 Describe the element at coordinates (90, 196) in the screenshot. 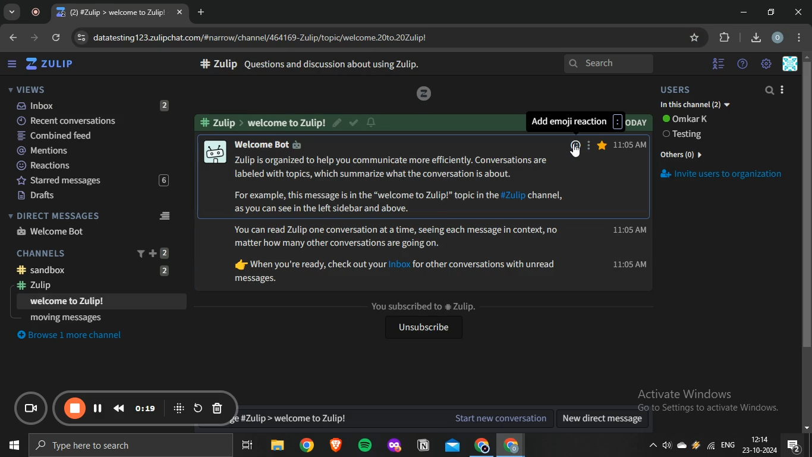

I see `drafts` at that location.